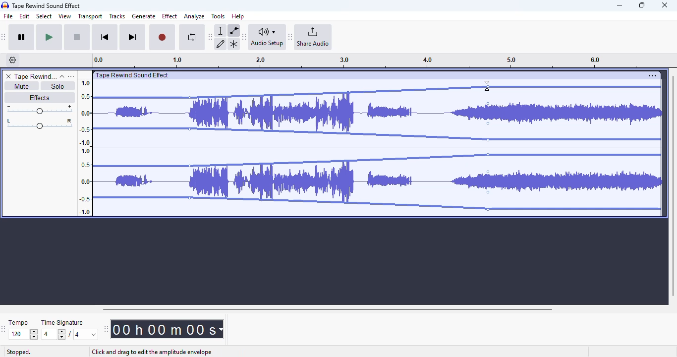  I want to click on skip to end, so click(132, 38).